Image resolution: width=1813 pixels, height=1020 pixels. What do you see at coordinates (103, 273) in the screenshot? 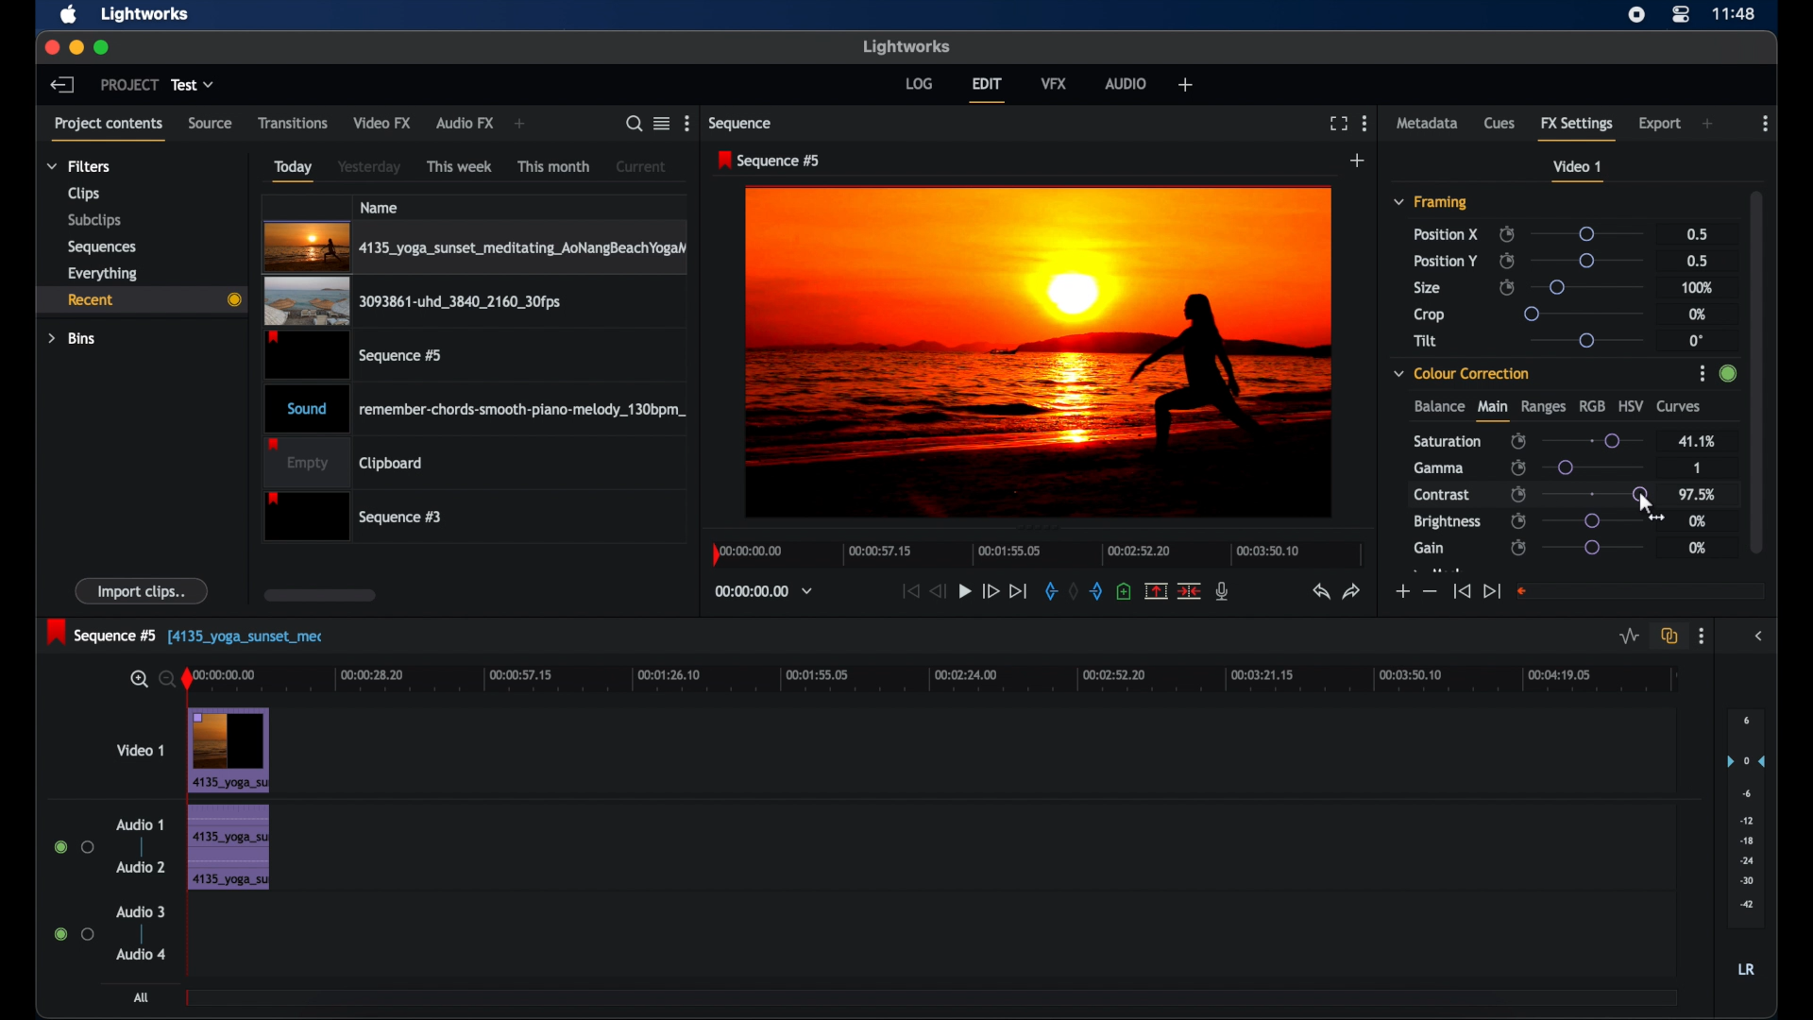
I see `everything` at bounding box center [103, 273].